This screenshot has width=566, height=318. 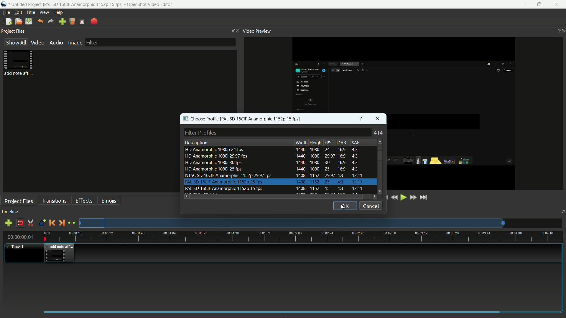 What do you see at coordinates (73, 21) in the screenshot?
I see `profile` at bounding box center [73, 21].